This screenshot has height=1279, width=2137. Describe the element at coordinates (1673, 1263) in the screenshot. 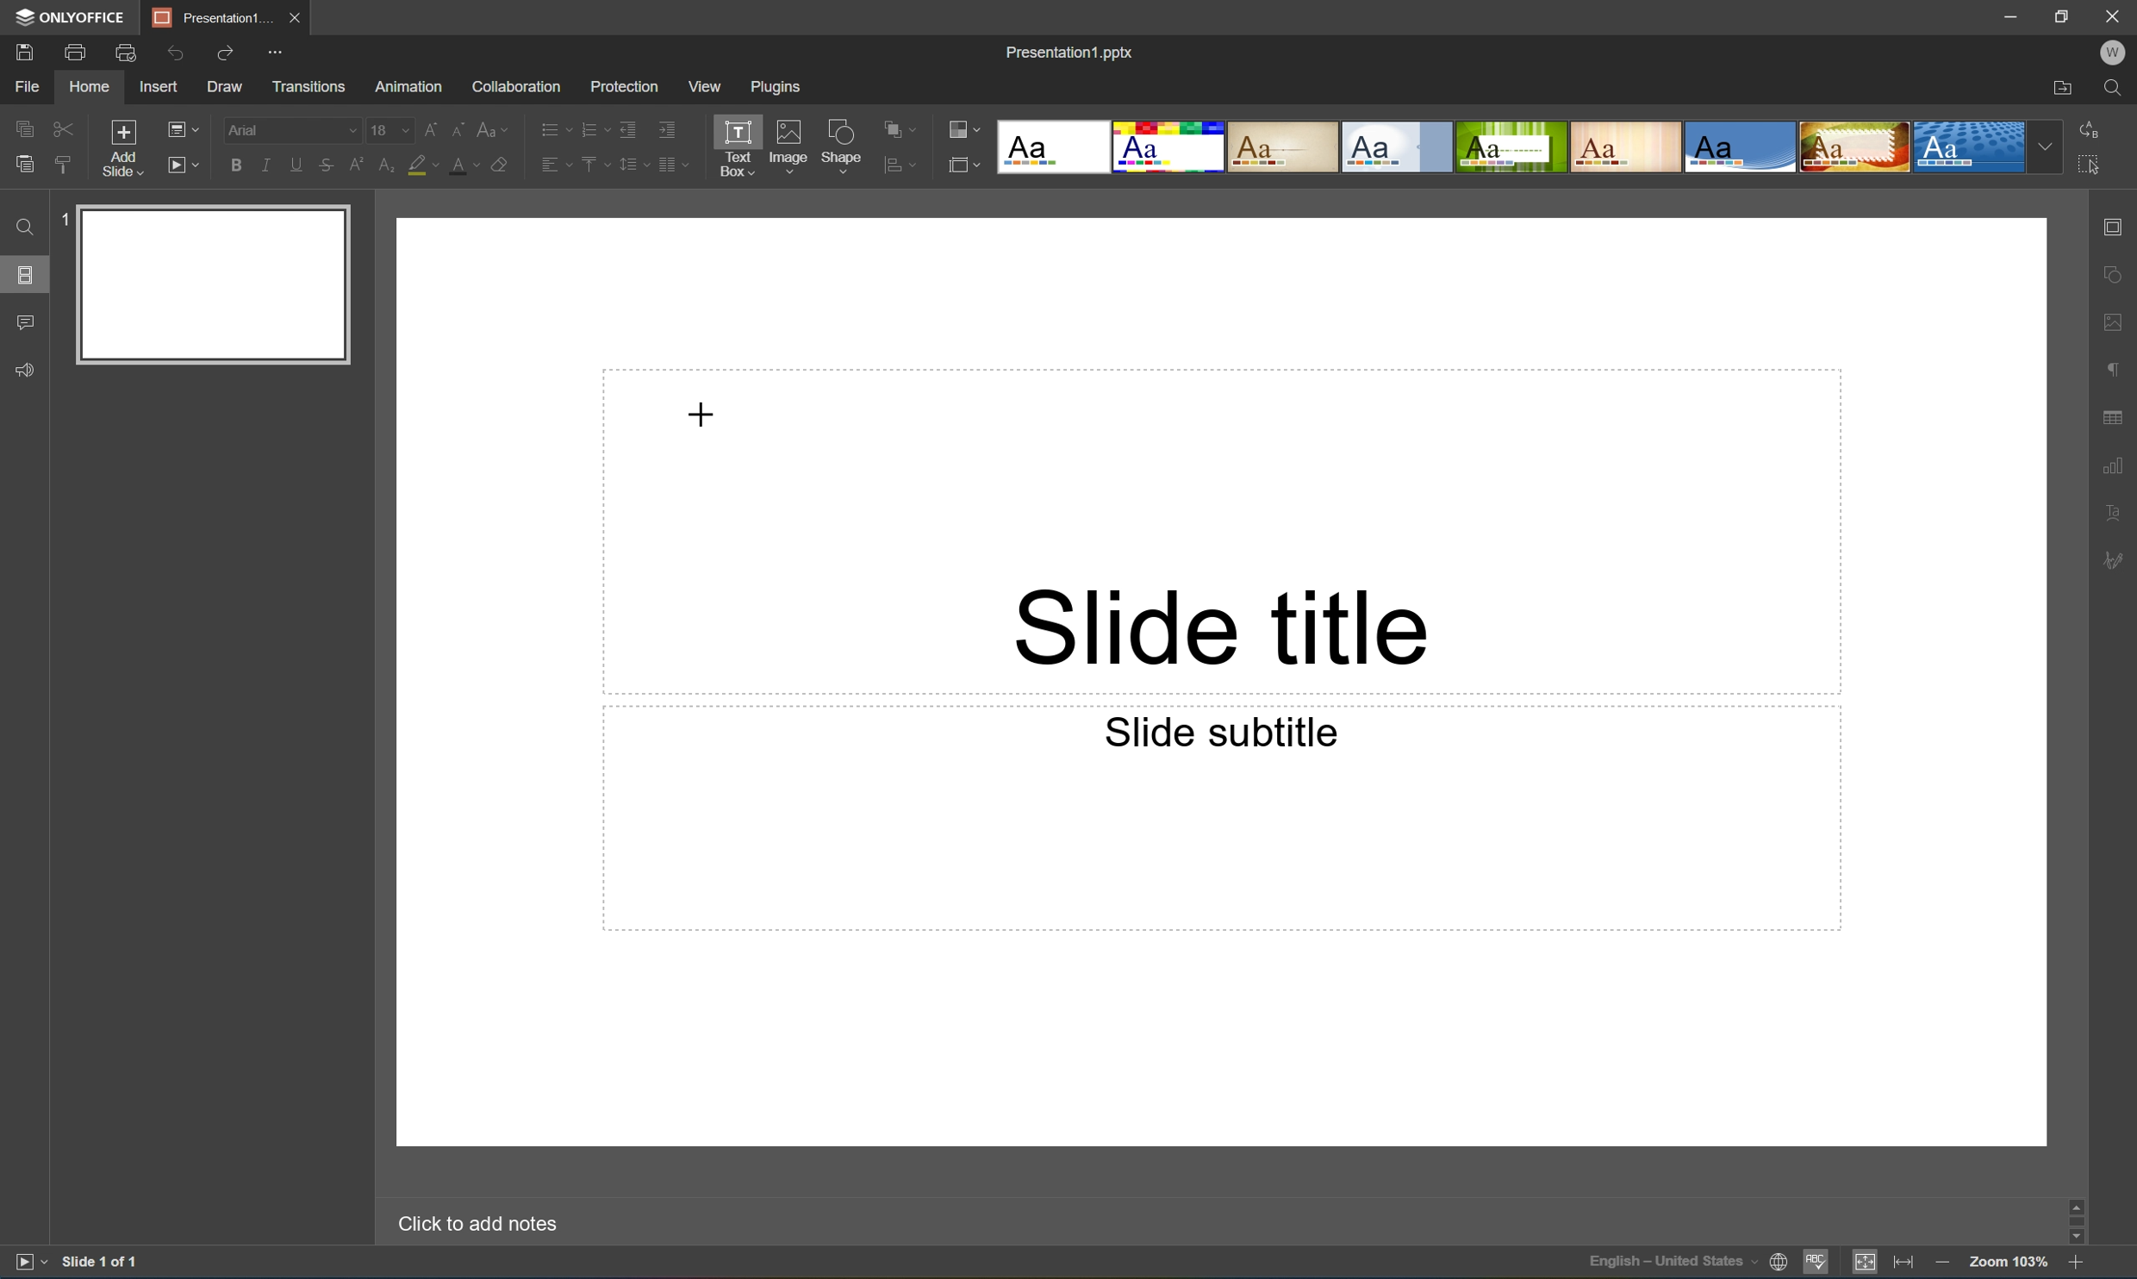

I see `English - United States` at that location.